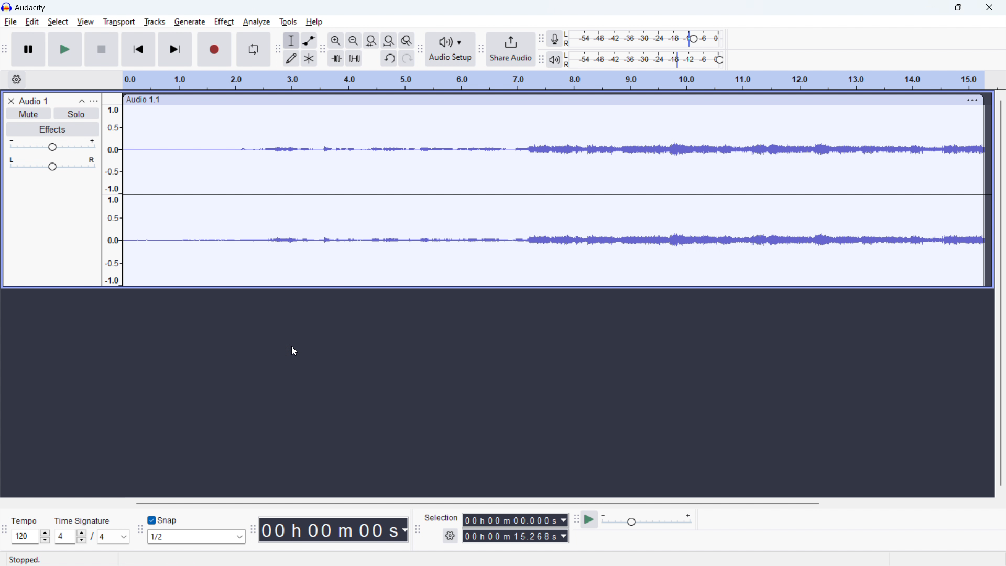  What do you see at coordinates (960, 7) in the screenshot?
I see `maximize` at bounding box center [960, 7].